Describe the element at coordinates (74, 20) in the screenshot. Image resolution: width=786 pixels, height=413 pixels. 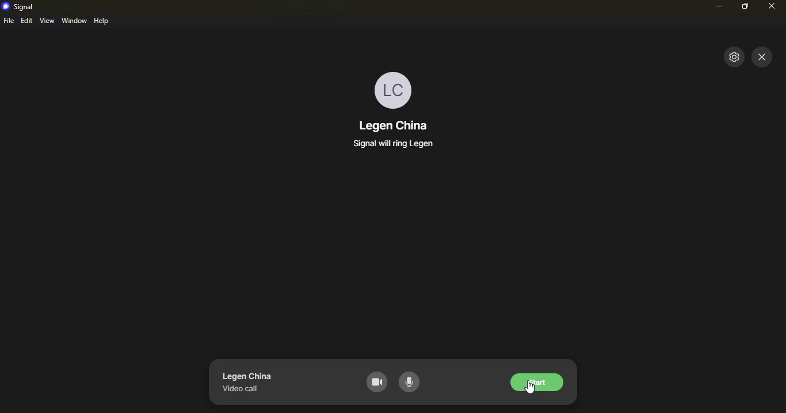
I see `window` at that location.